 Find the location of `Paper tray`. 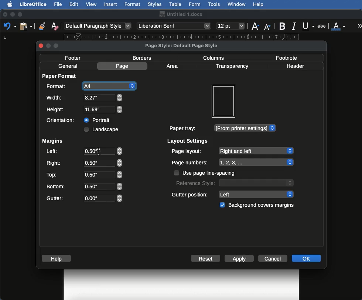

Paper tray is located at coordinates (222, 128).